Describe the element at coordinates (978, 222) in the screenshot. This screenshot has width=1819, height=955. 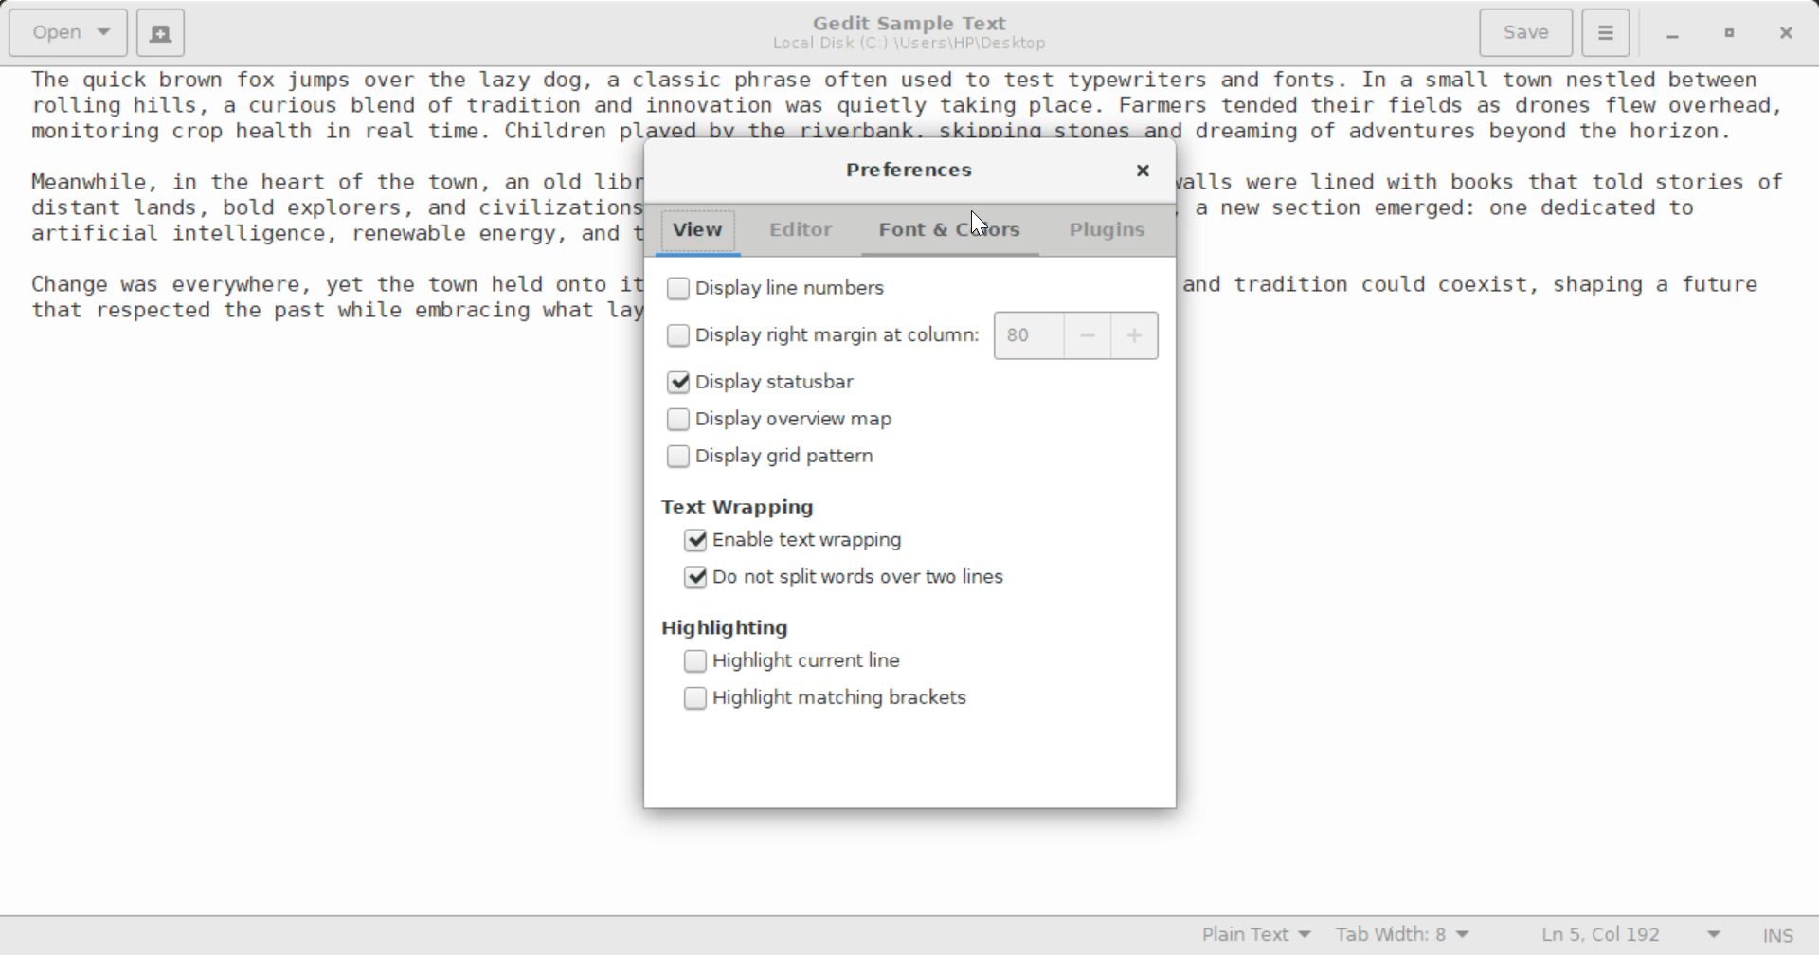
I see `Cursor Position` at that location.